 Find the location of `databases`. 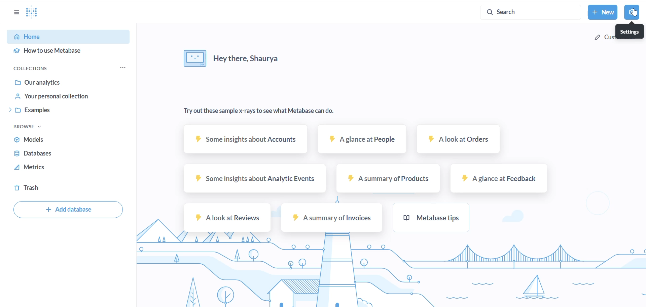

databases is located at coordinates (60, 155).